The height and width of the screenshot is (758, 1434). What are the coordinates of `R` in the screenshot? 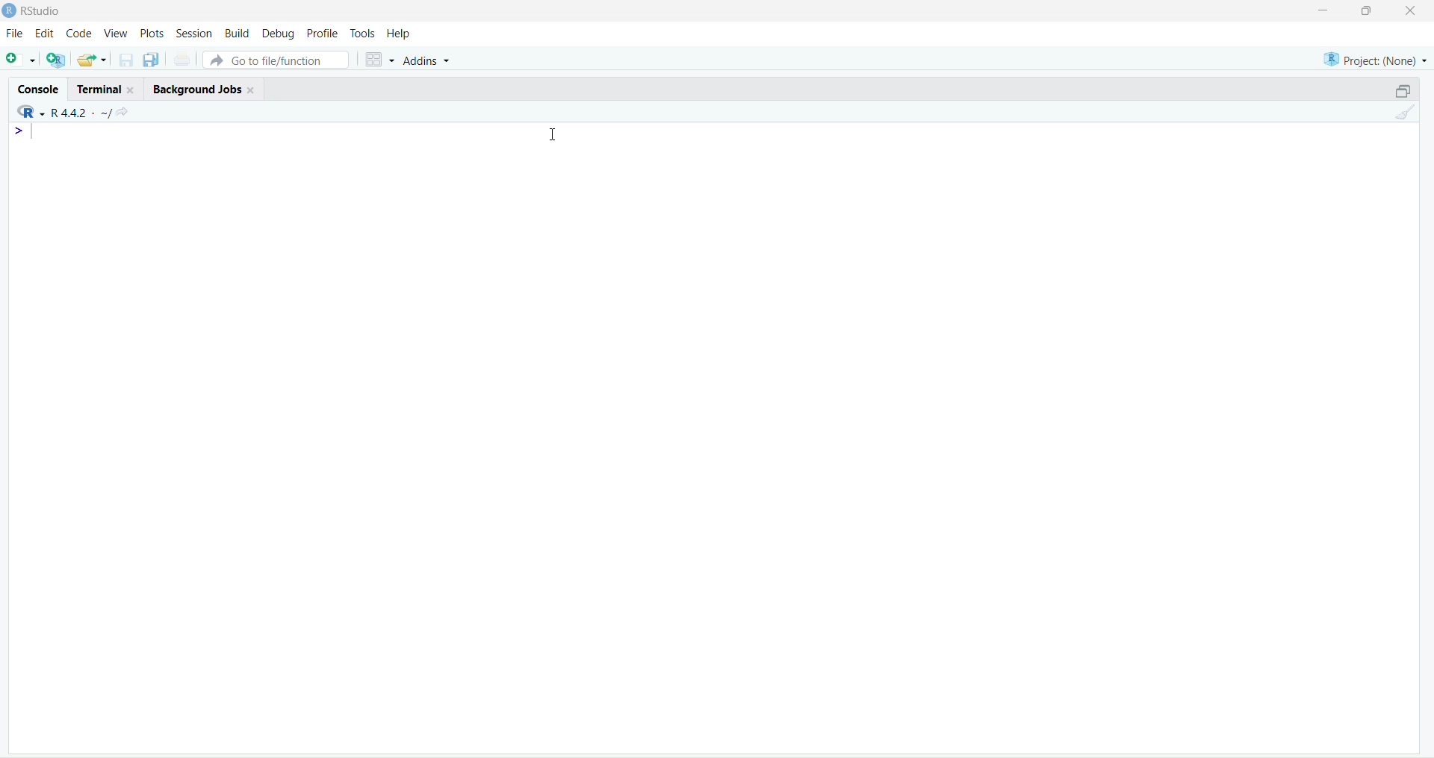 It's located at (31, 111).